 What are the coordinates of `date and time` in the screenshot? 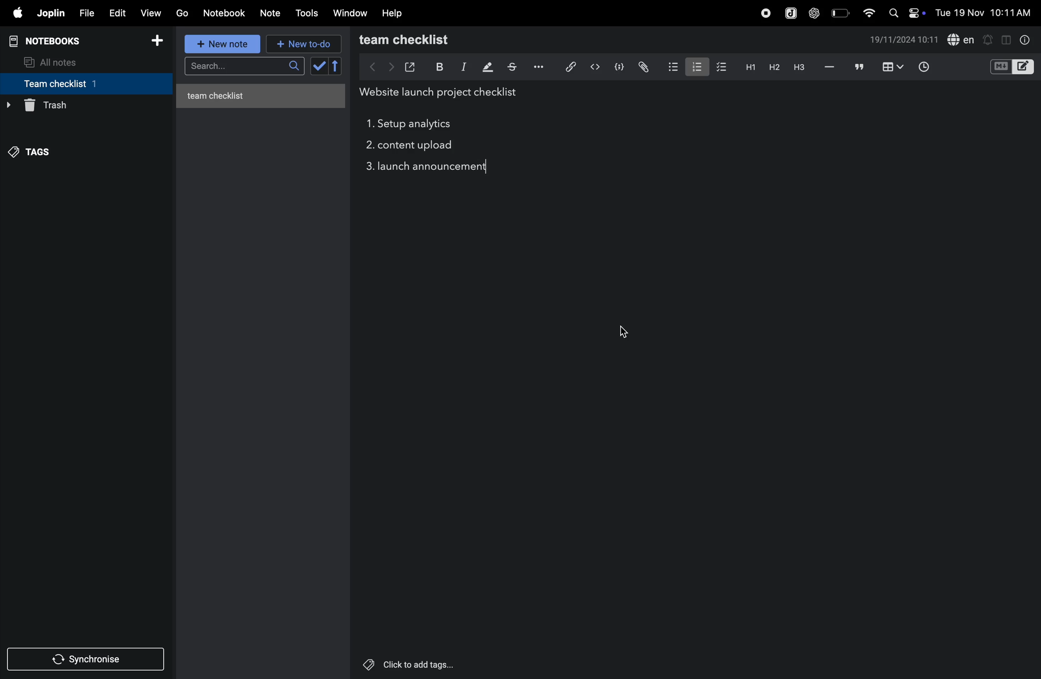 It's located at (905, 41).